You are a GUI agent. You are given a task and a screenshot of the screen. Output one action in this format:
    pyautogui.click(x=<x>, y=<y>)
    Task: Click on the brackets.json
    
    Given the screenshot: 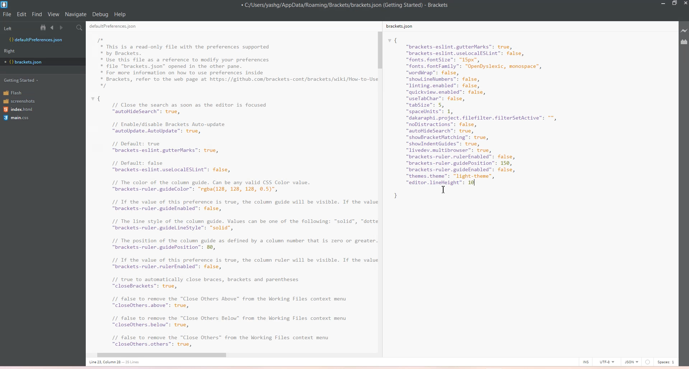 What is the action you would take?
    pyautogui.click(x=400, y=27)
    